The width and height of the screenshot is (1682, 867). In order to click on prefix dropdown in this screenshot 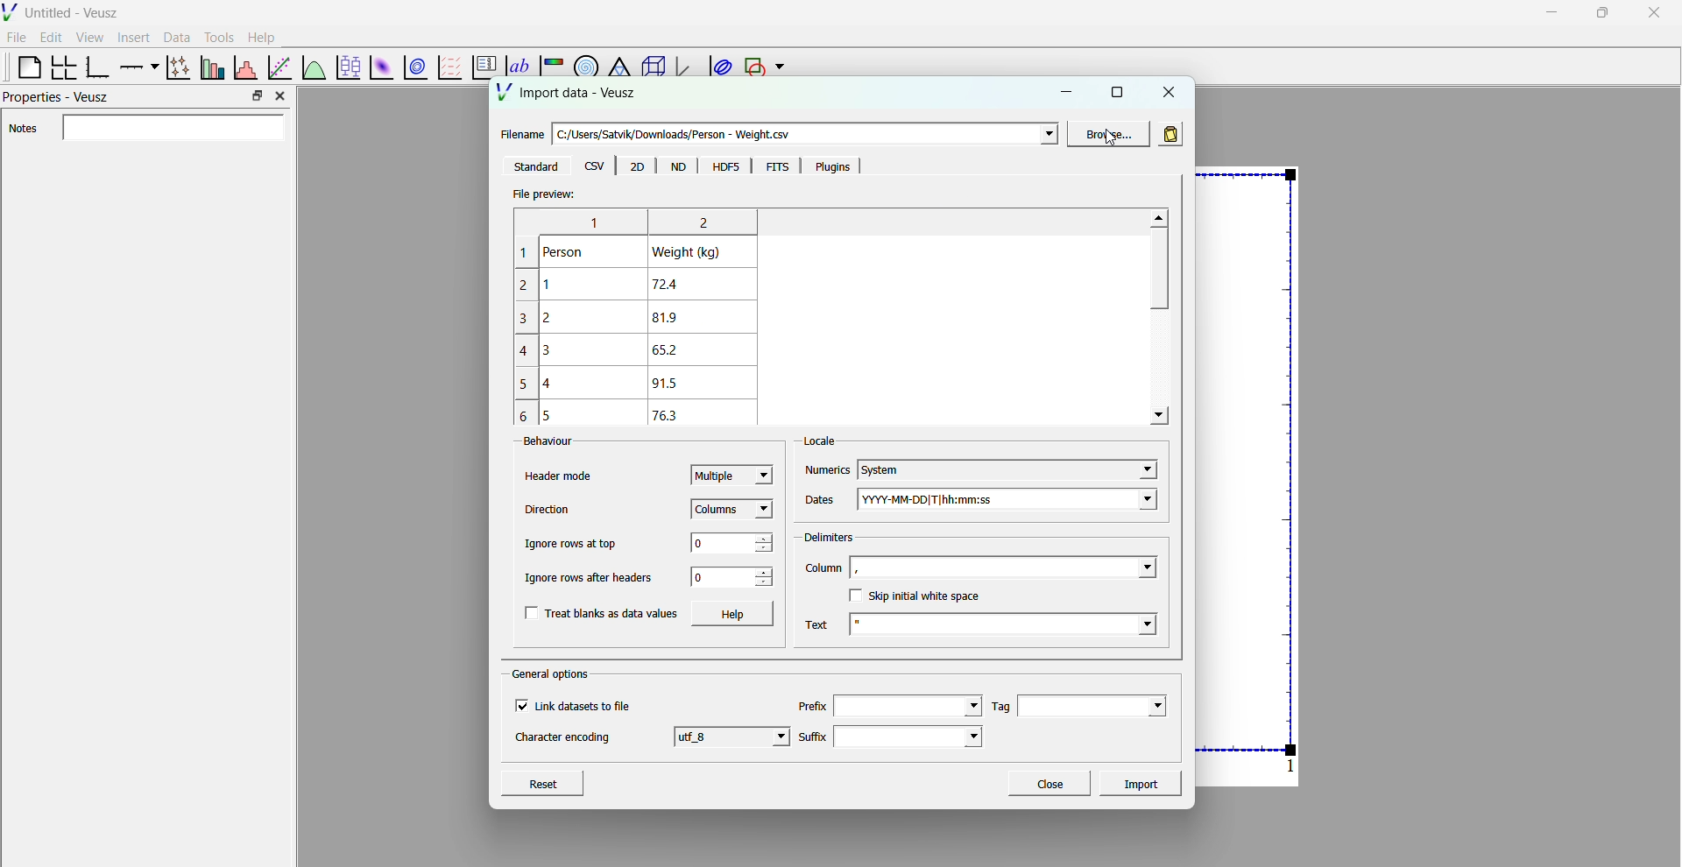, I will do `click(908, 704)`.